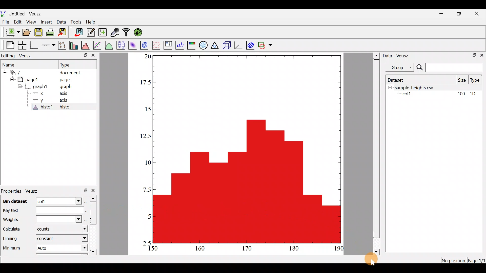  What do you see at coordinates (31, 80) in the screenshot?
I see `page` at bounding box center [31, 80].